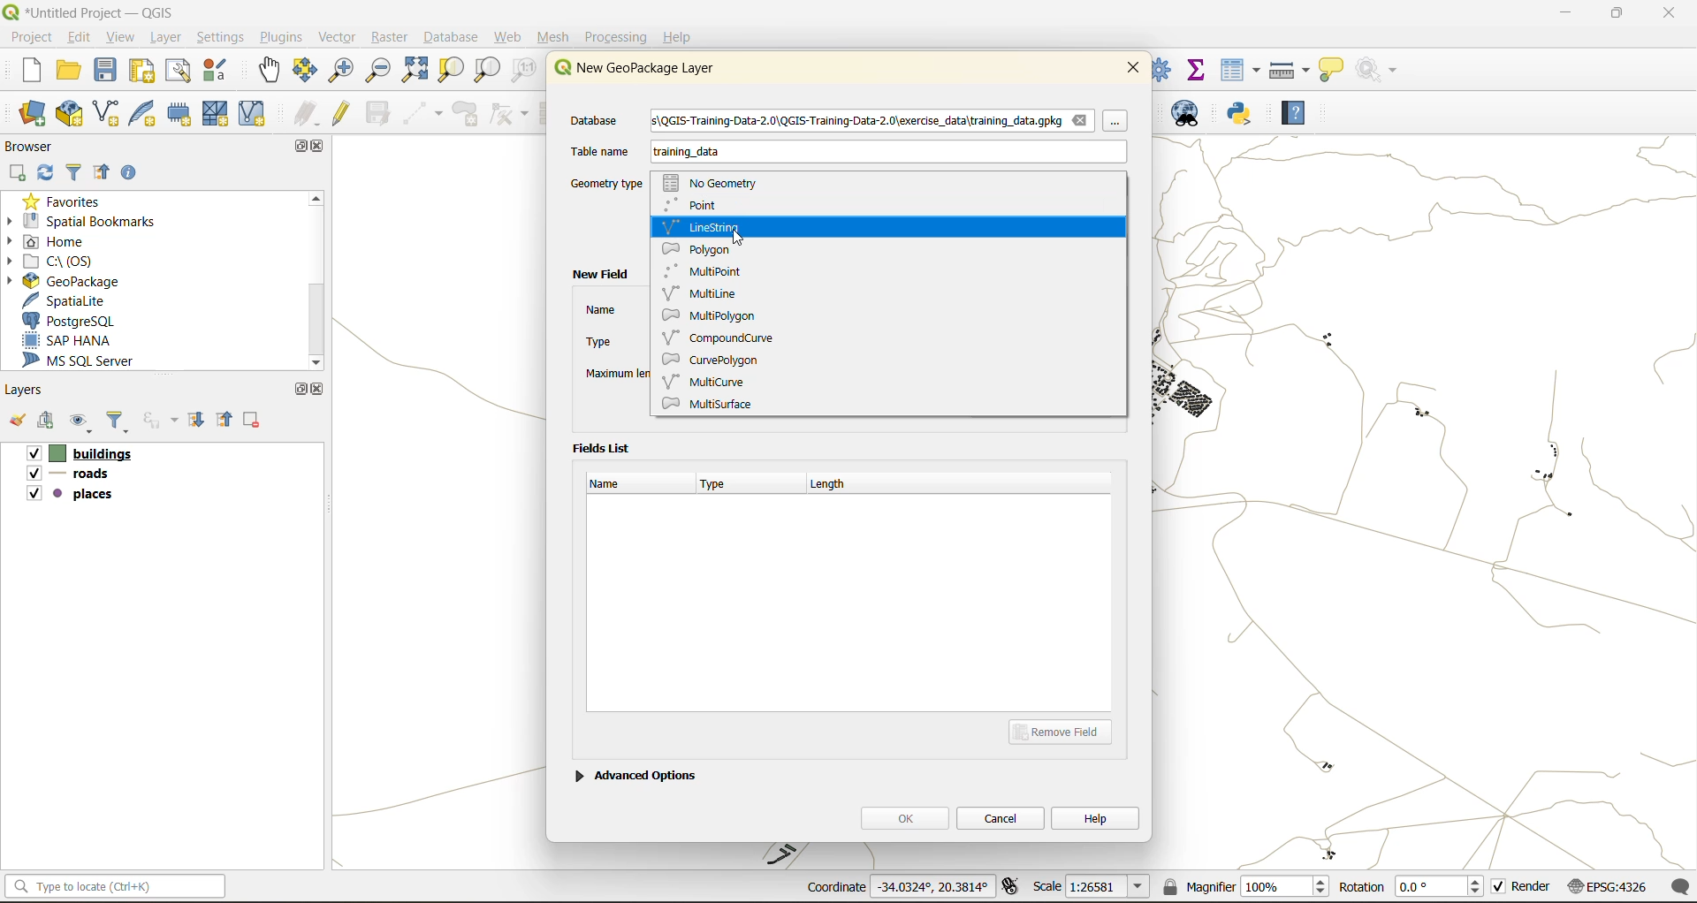 This screenshot has width=1697, height=903. Describe the element at coordinates (47, 174) in the screenshot. I see `refresh` at that location.